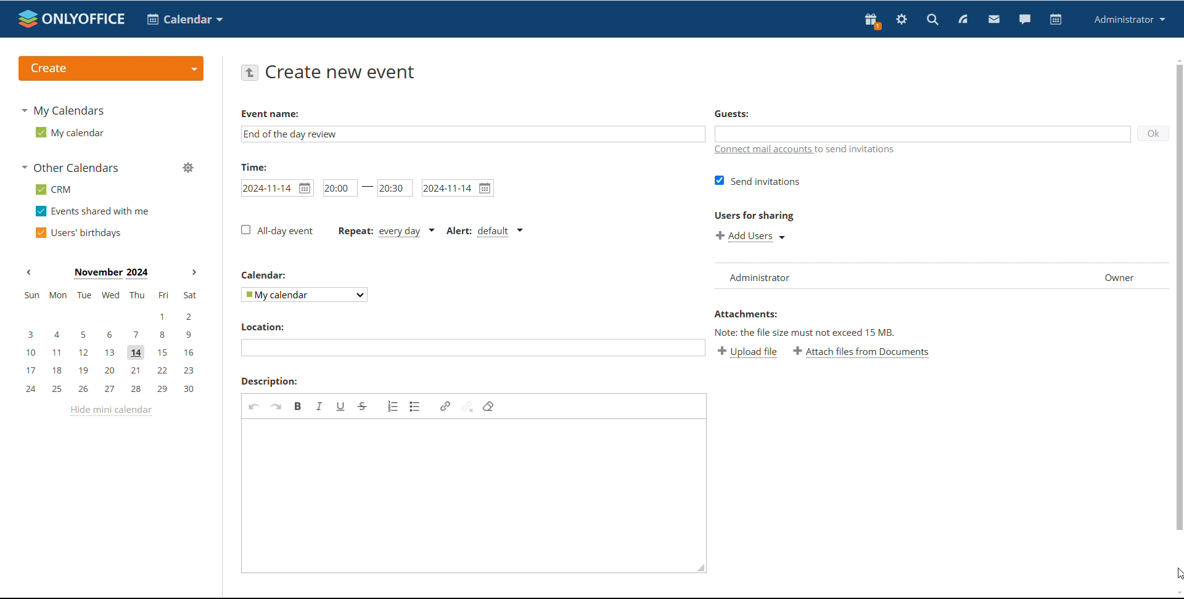 This screenshot has width=1184, height=599. Describe the element at coordinates (291, 134) in the screenshot. I see `event name added` at that location.